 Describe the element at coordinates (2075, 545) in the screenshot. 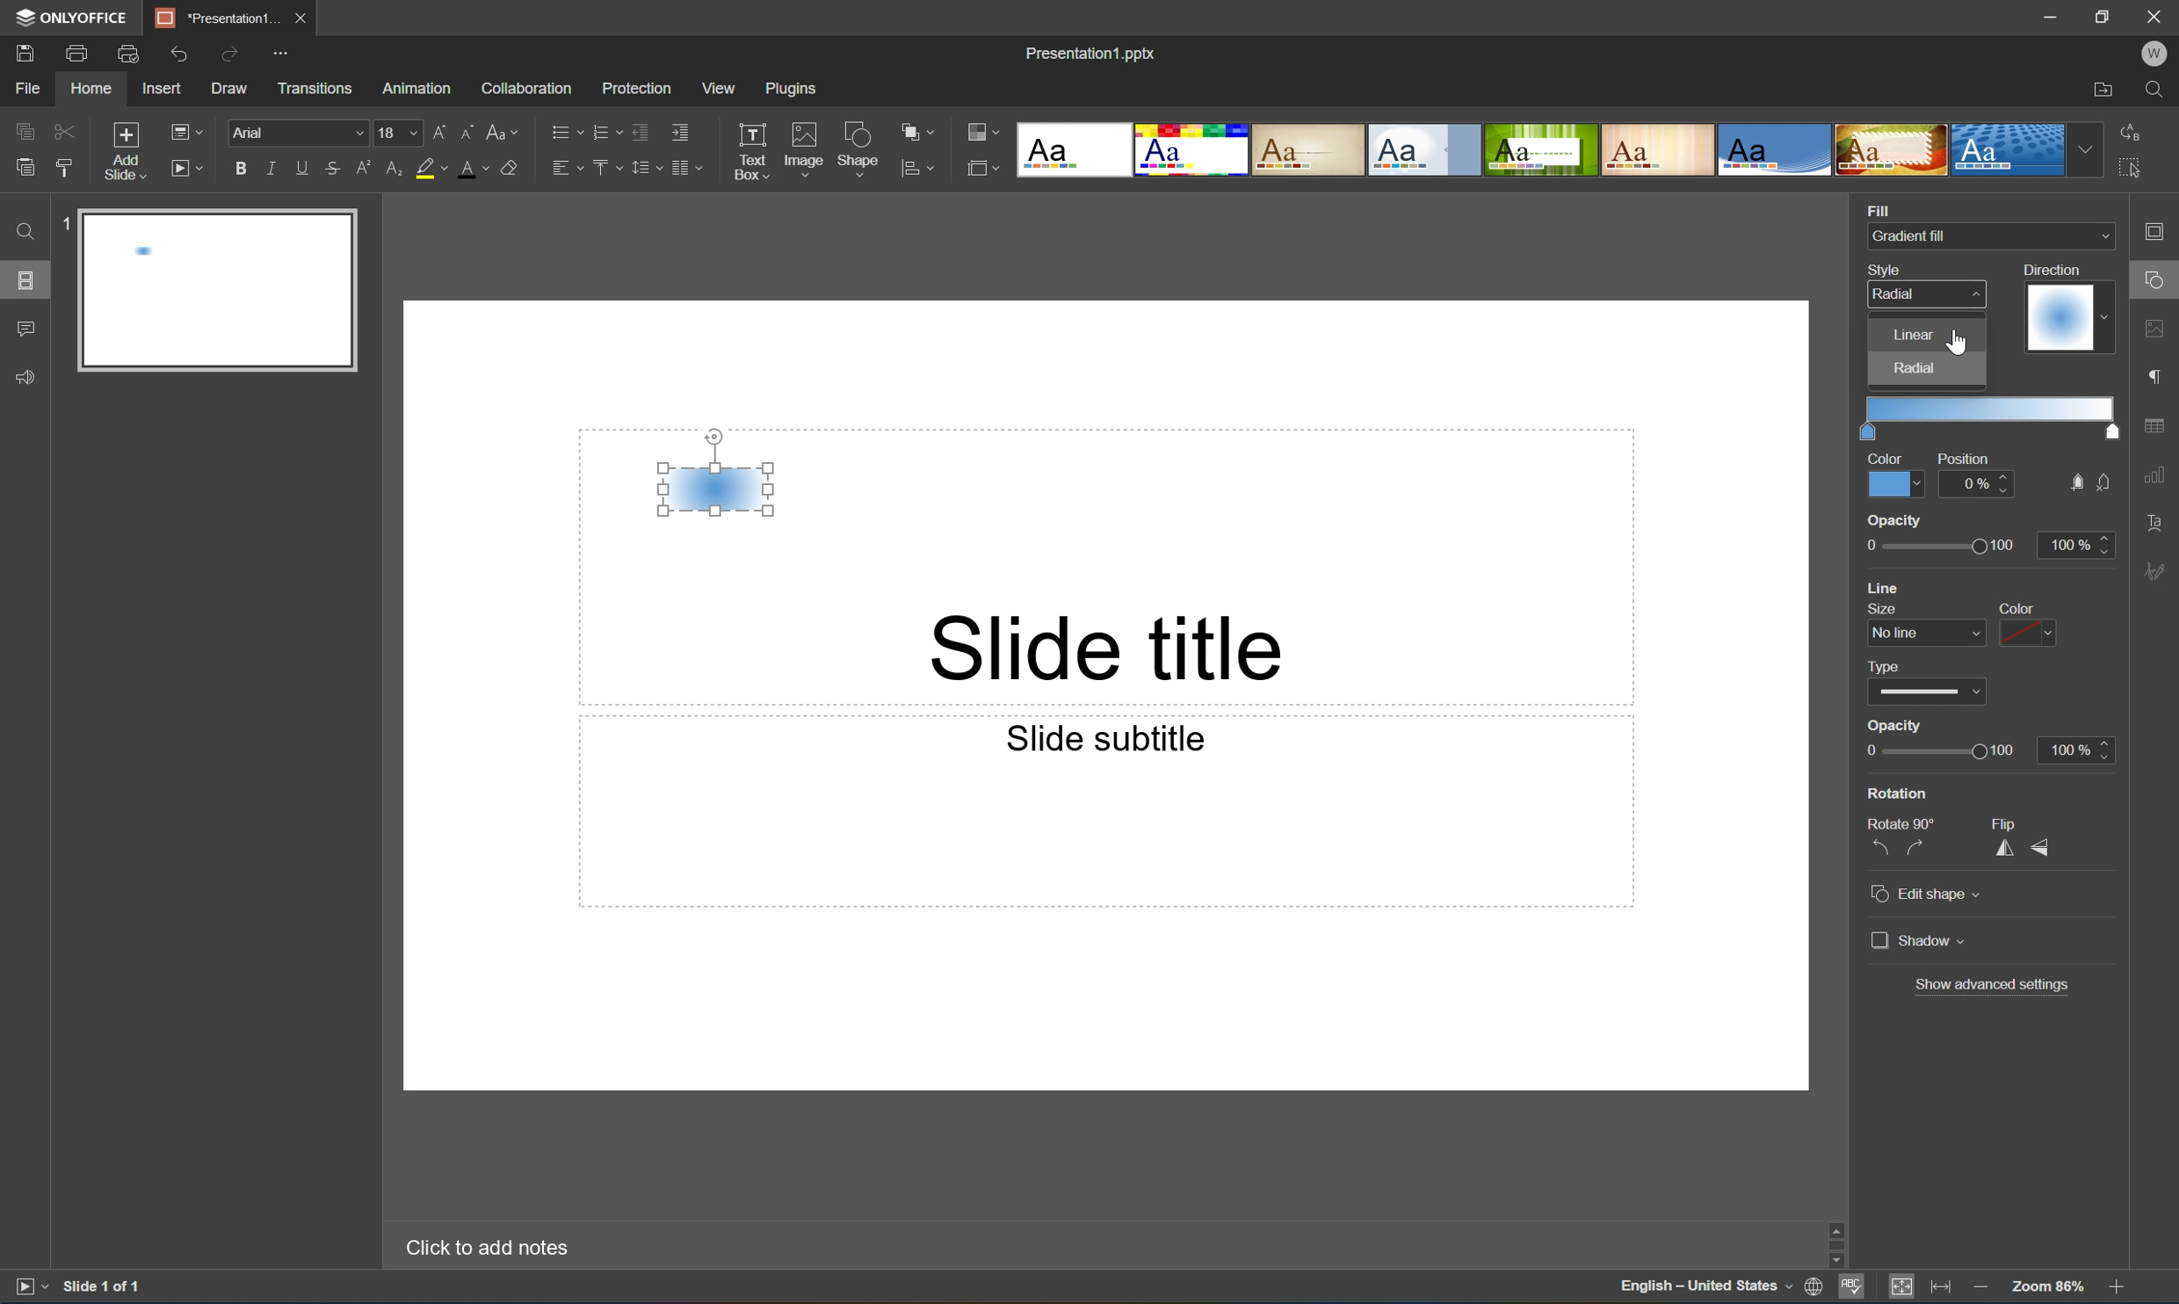

I see `100%` at that location.